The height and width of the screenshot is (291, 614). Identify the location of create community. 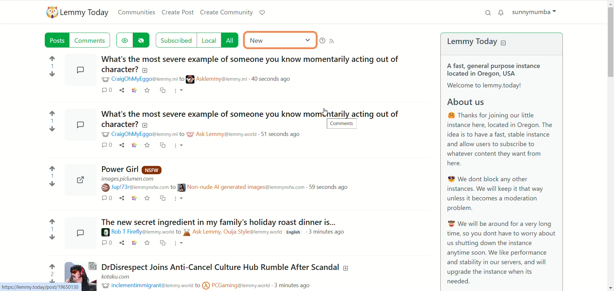
(227, 11).